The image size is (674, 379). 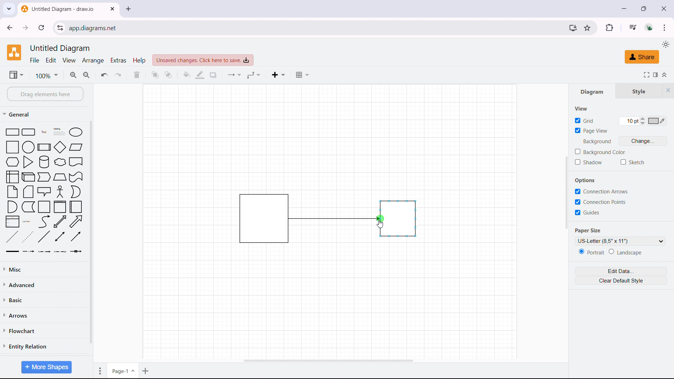 I want to click on shadow, so click(x=588, y=162).